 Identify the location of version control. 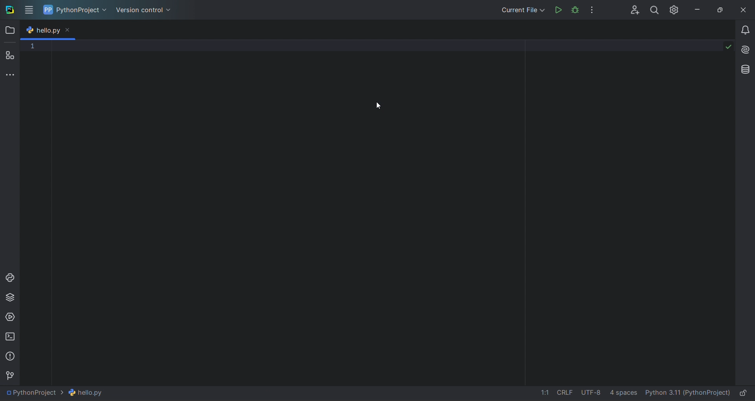
(145, 10).